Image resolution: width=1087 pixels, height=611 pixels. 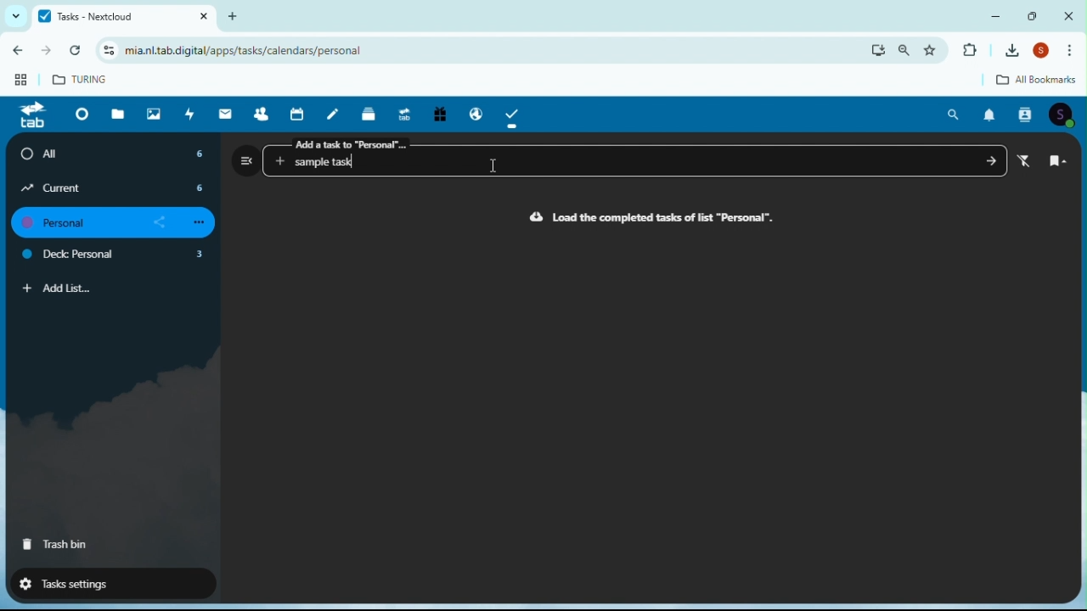 What do you see at coordinates (1074, 51) in the screenshot?
I see `Moor options` at bounding box center [1074, 51].